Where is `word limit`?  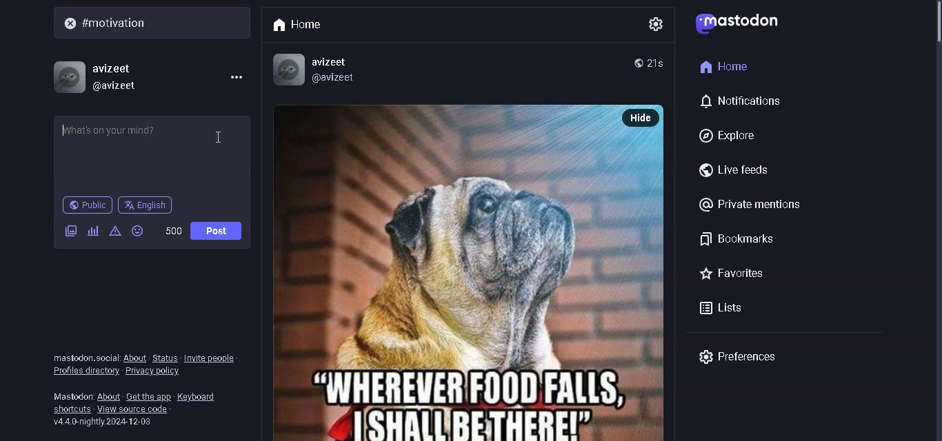
word limit is located at coordinates (173, 231).